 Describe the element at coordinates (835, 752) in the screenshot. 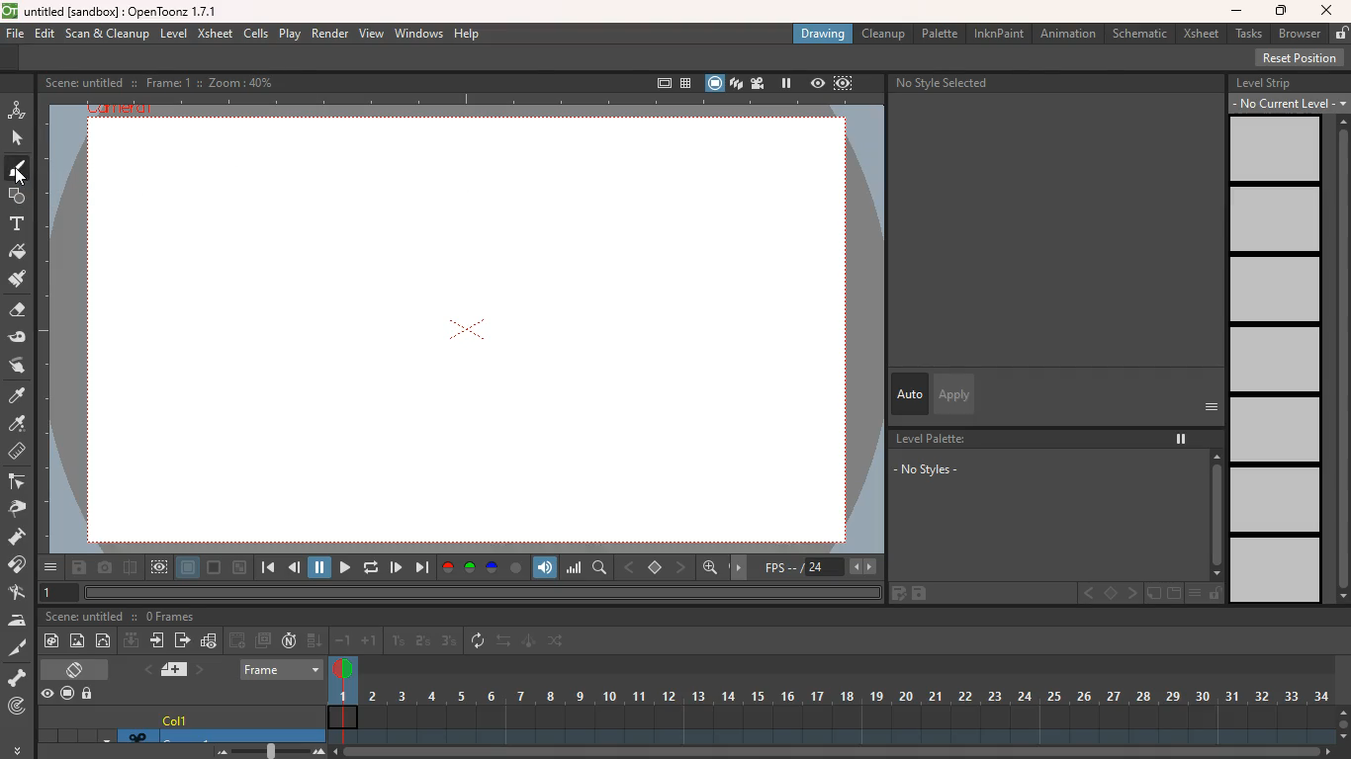

I see `zoom` at that location.